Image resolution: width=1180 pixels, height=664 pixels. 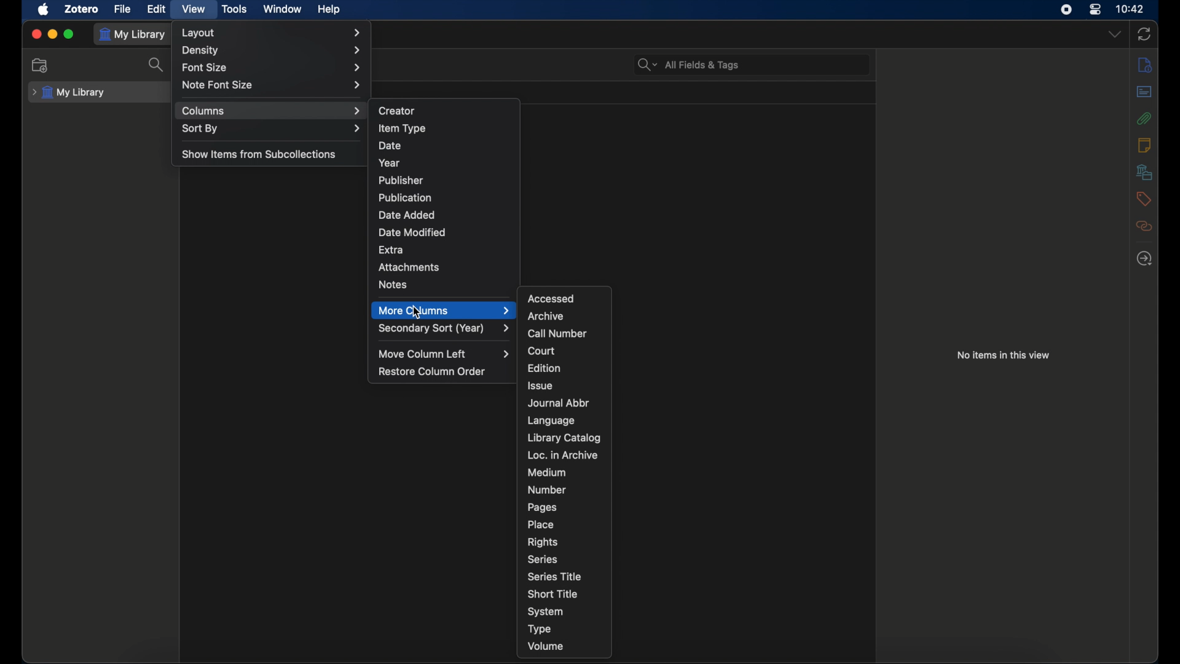 What do you see at coordinates (444, 354) in the screenshot?
I see `move column left` at bounding box center [444, 354].